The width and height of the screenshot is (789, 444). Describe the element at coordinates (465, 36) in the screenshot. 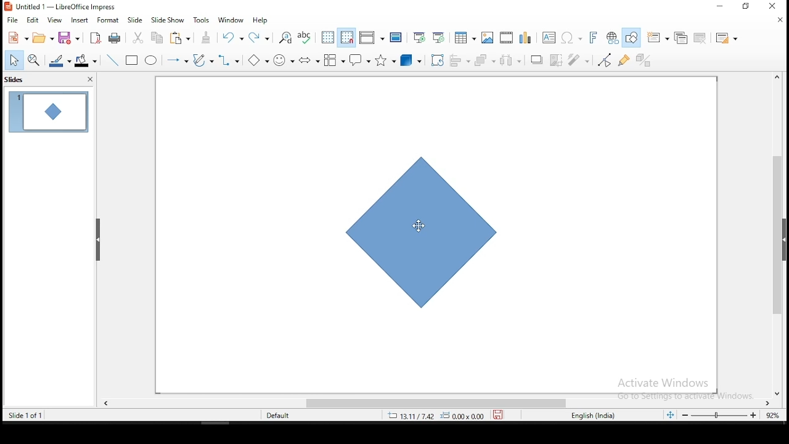

I see `table` at that location.